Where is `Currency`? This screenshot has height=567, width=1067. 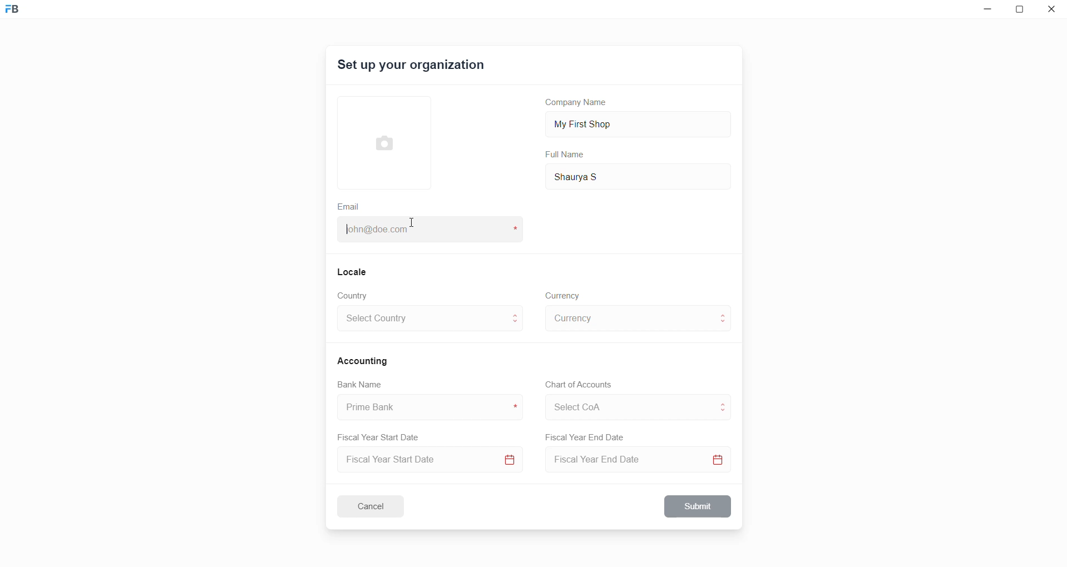 Currency is located at coordinates (564, 295).